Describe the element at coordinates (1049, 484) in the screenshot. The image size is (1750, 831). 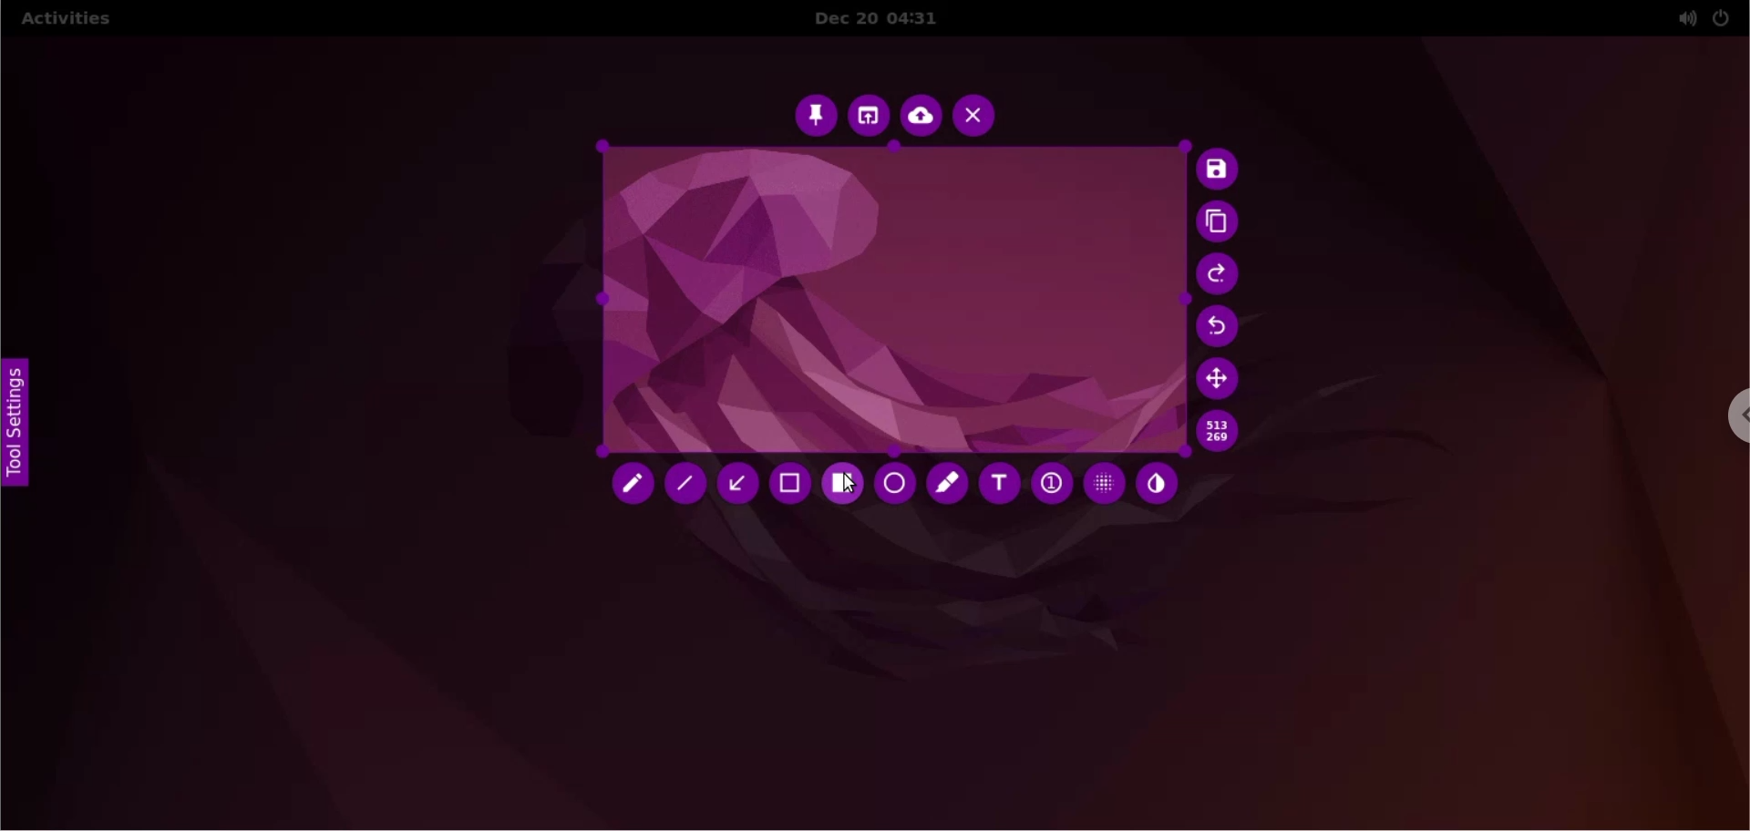
I see `auto increment` at that location.